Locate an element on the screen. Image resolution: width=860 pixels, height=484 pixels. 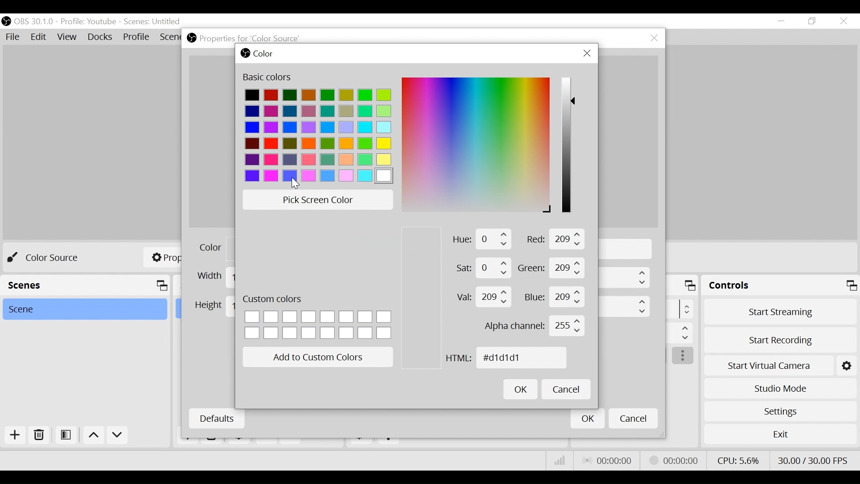
Close is located at coordinates (843, 22).